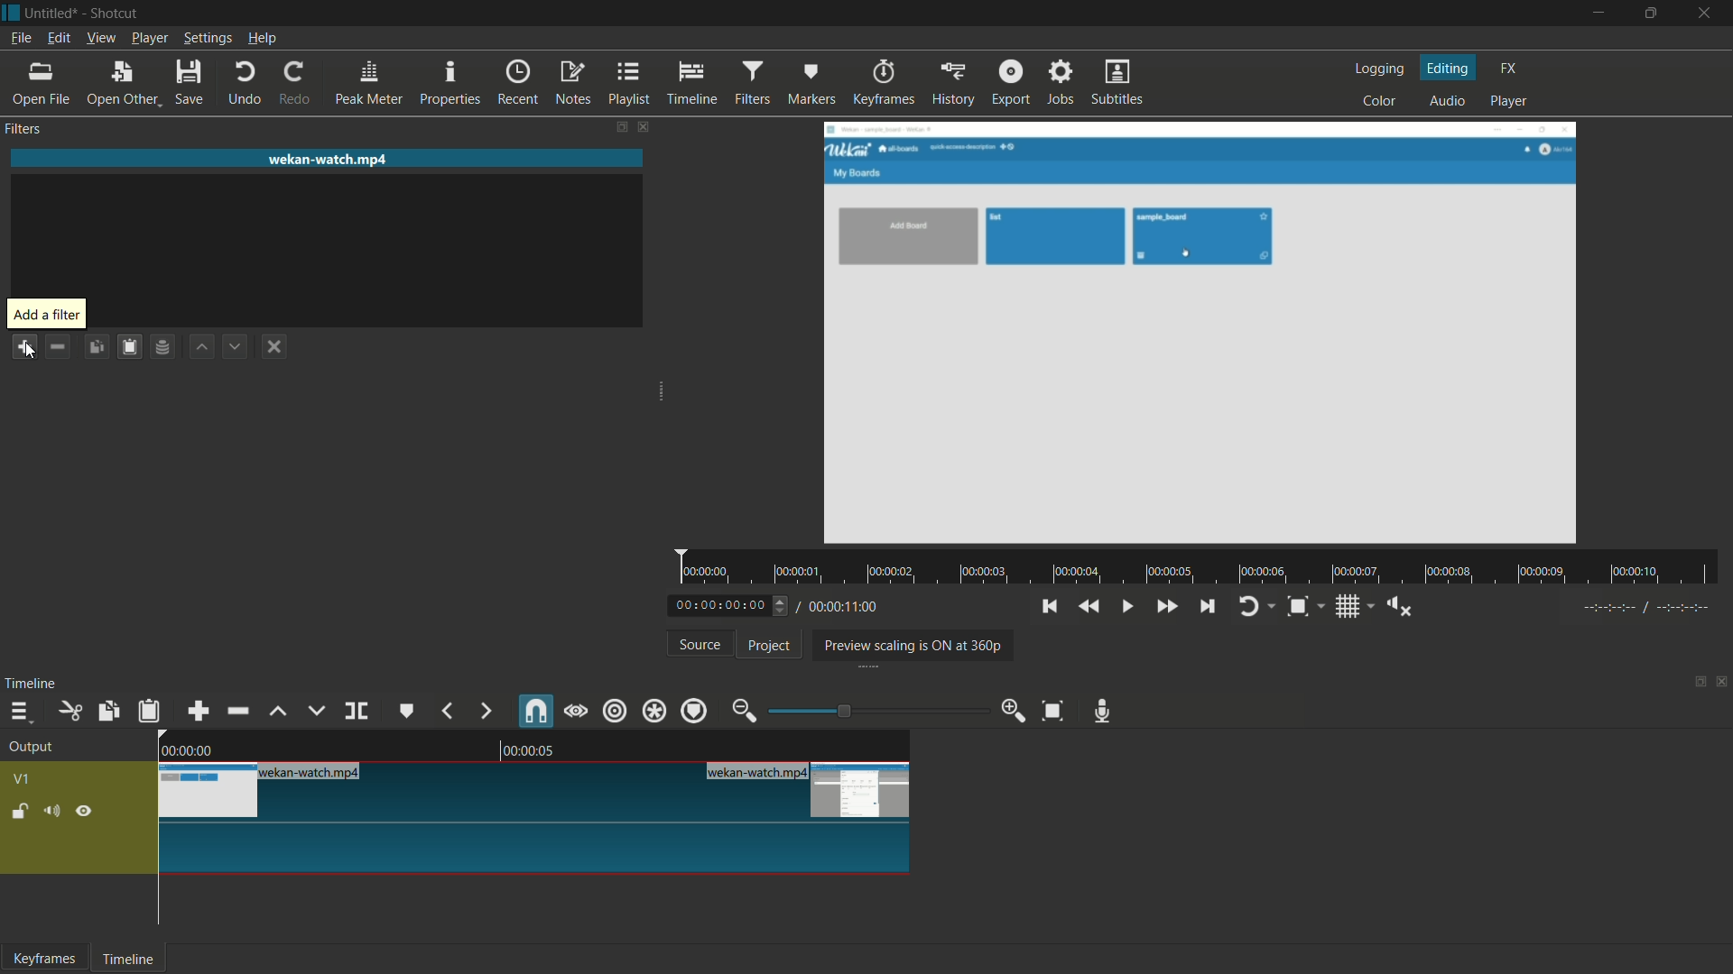  I want to click on editing, so click(1449, 68).